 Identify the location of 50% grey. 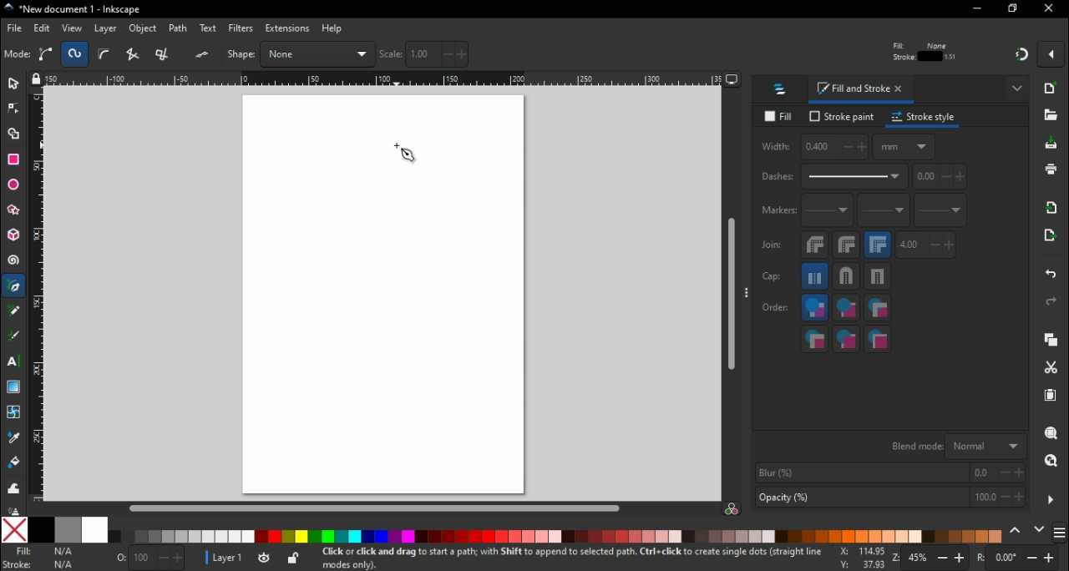
(66, 529).